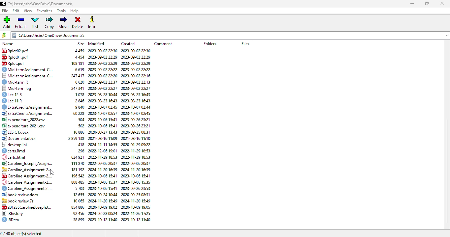 The width and height of the screenshot is (450, 237). What do you see at coordinates (137, 94) in the screenshot?
I see `2002.08.73 1643` at bounding box center [137, 94].